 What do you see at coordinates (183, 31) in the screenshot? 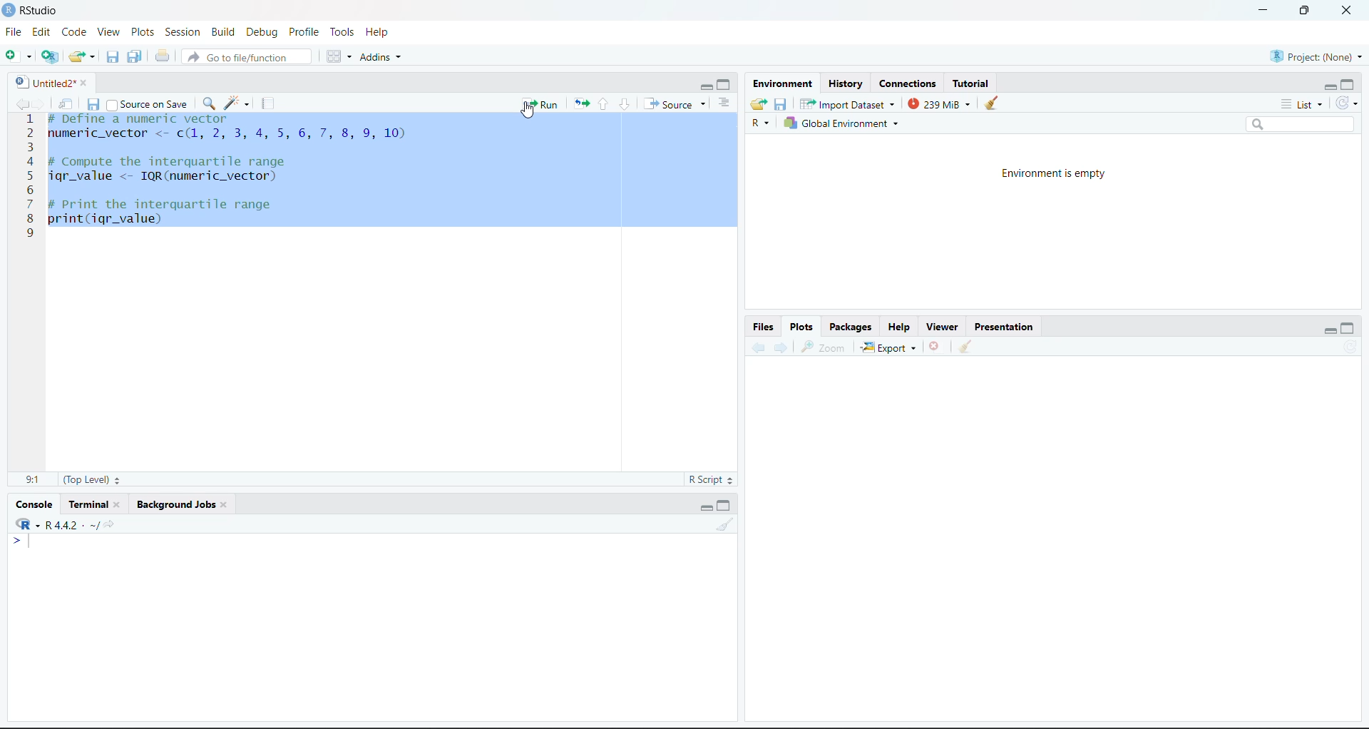
I see `Session` at bounding box center [183, 31].